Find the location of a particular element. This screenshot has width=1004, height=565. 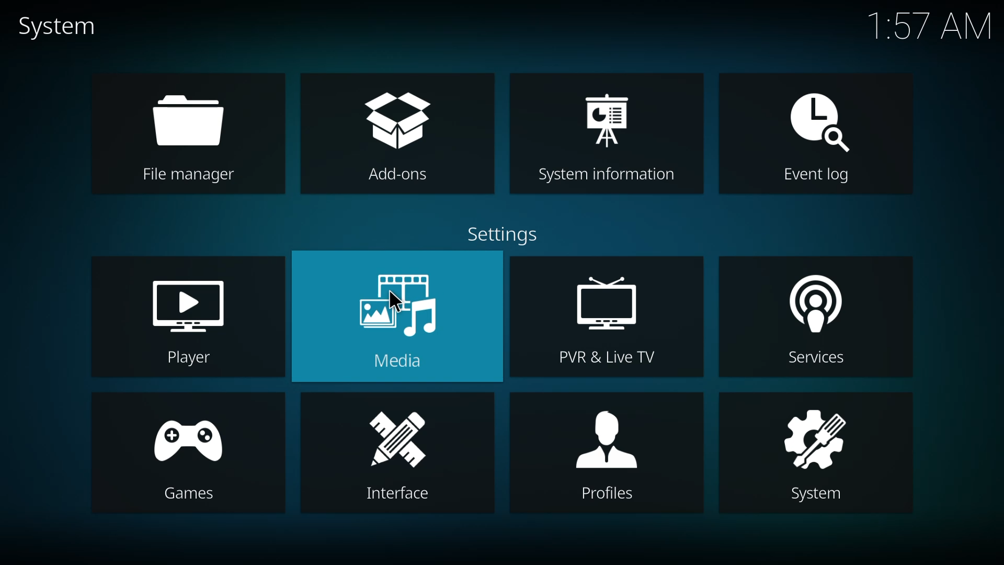

event log is located at coordinates (815, 139).